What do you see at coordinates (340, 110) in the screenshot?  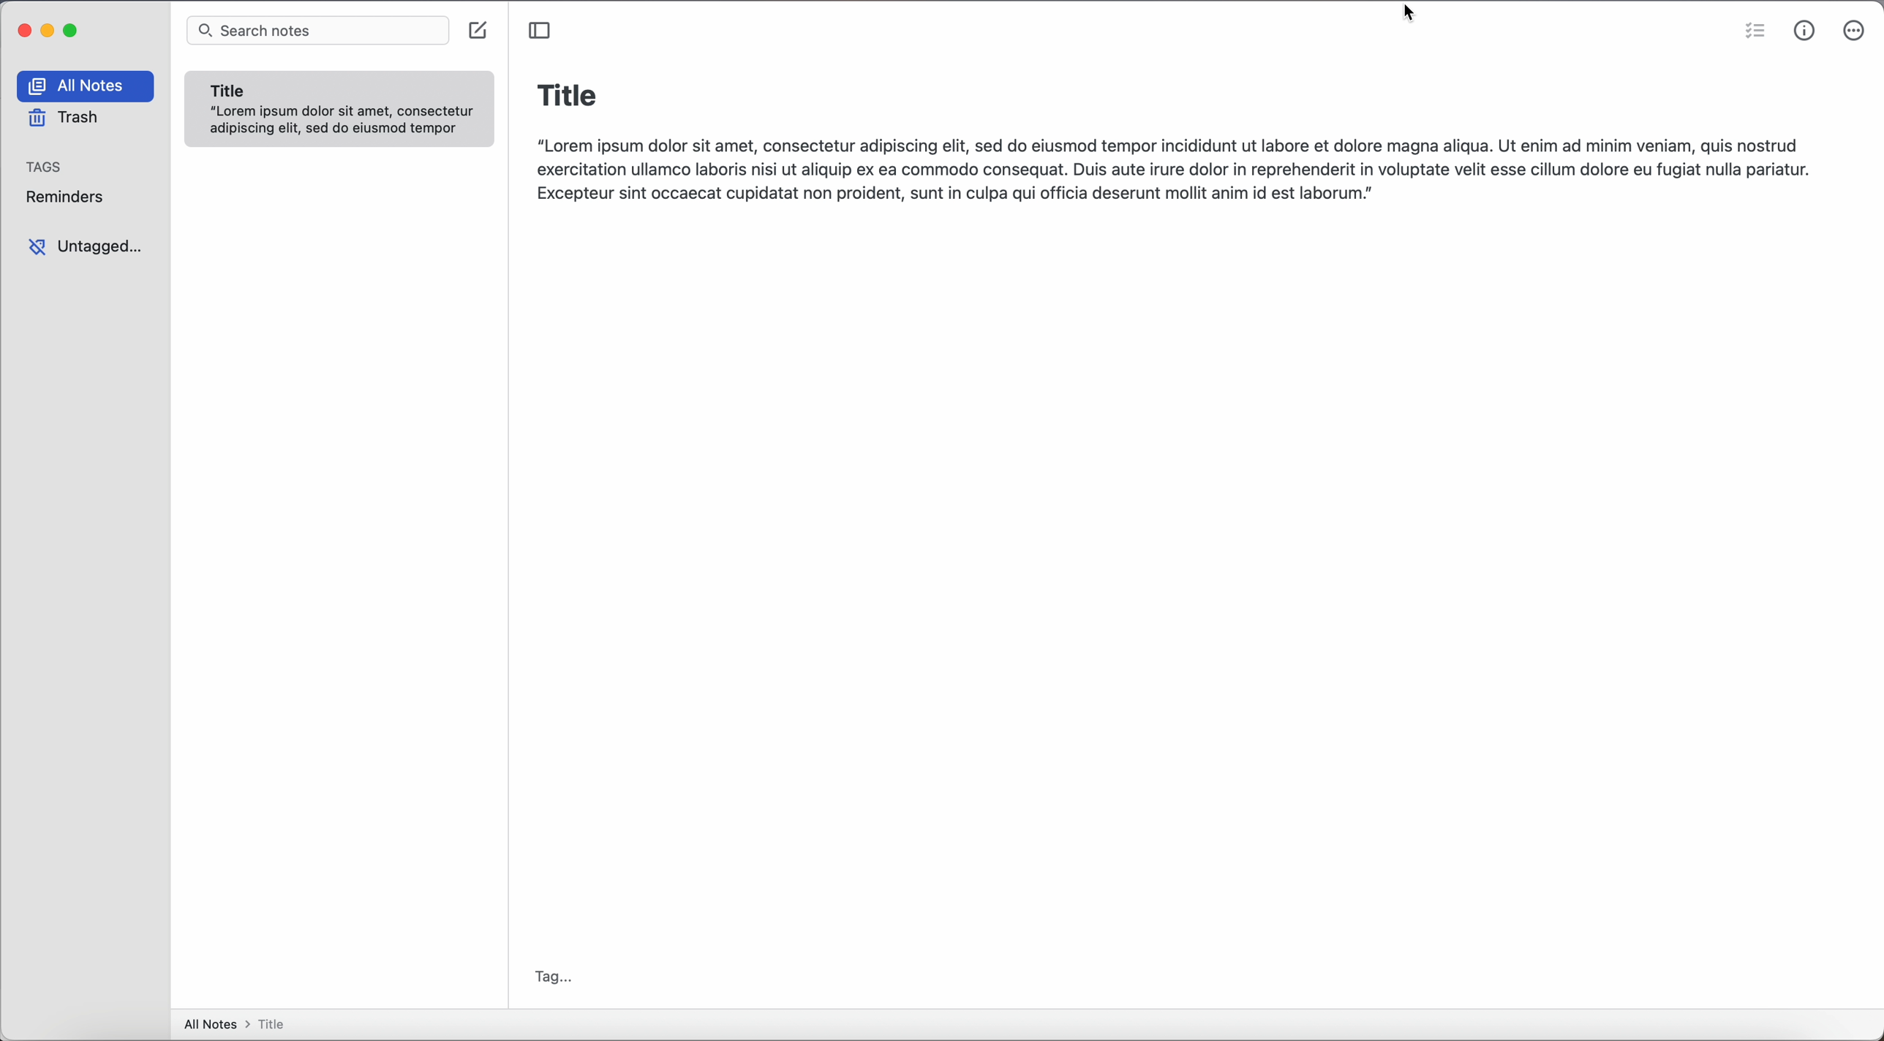 I see `note` at bounding box center [340, 110].